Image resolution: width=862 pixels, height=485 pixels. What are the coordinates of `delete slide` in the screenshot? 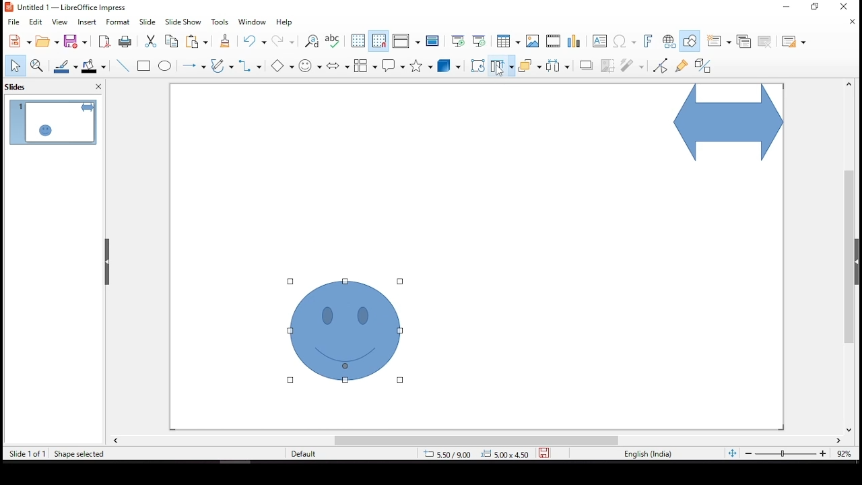 It's located at (767, 42).